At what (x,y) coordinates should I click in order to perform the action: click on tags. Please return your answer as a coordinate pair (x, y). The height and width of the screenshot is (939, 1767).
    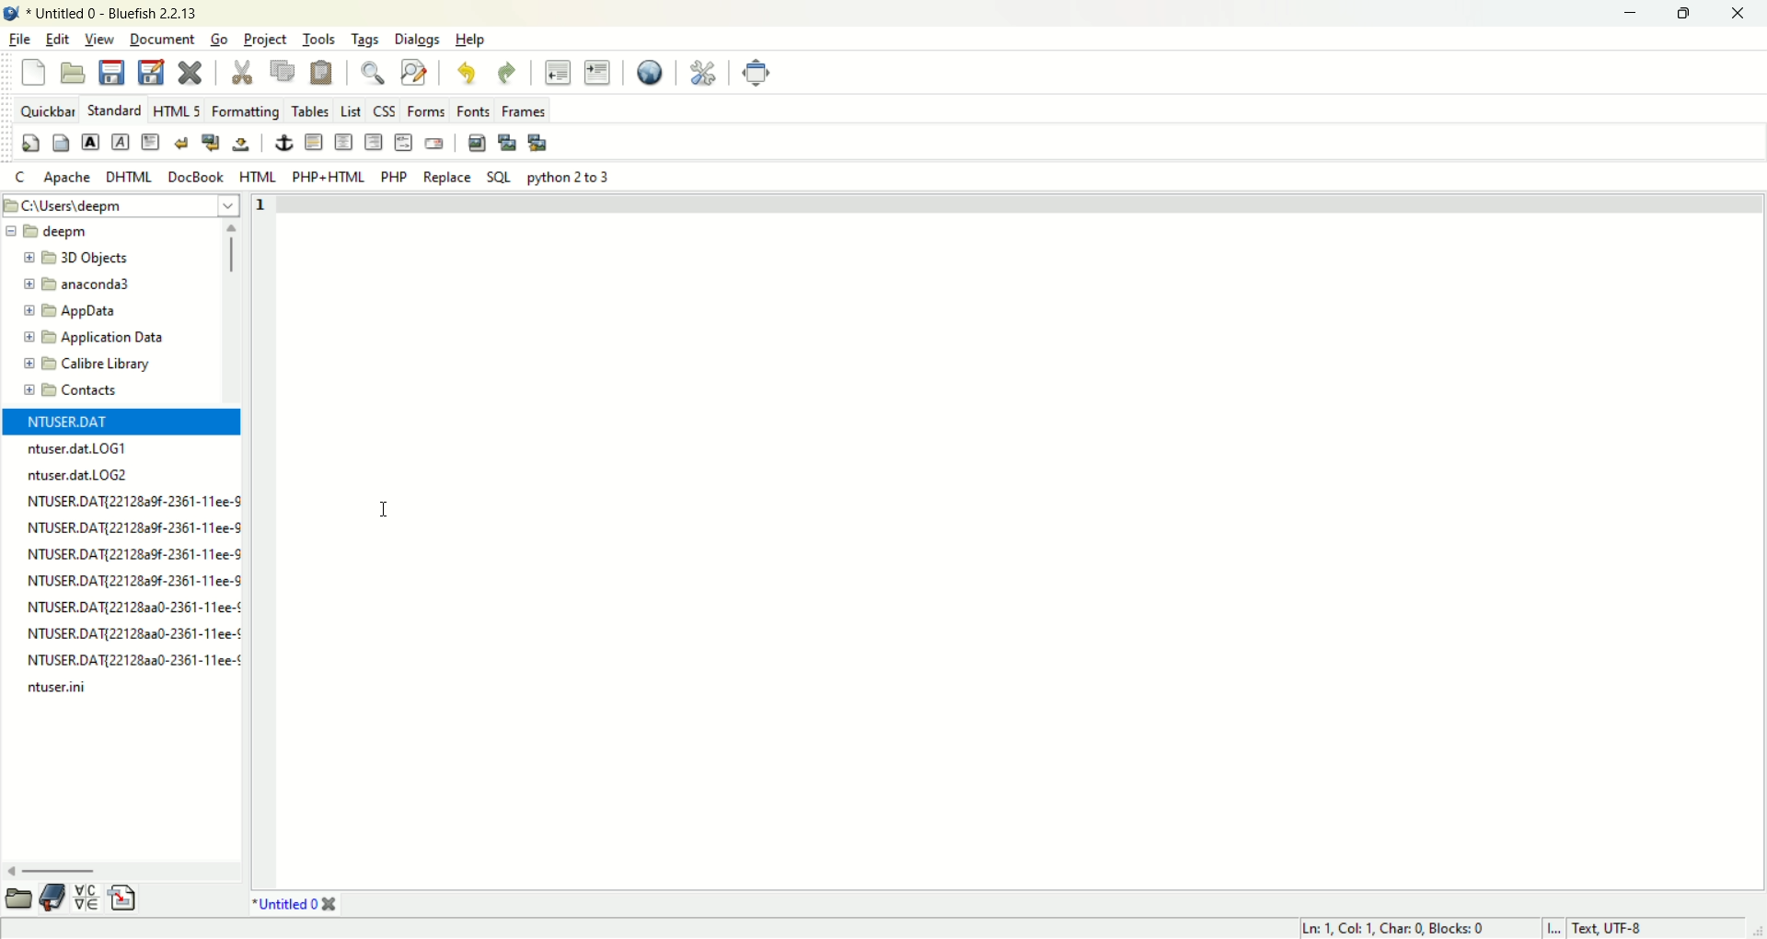
    Looking at the image, I should click on (363, 40).